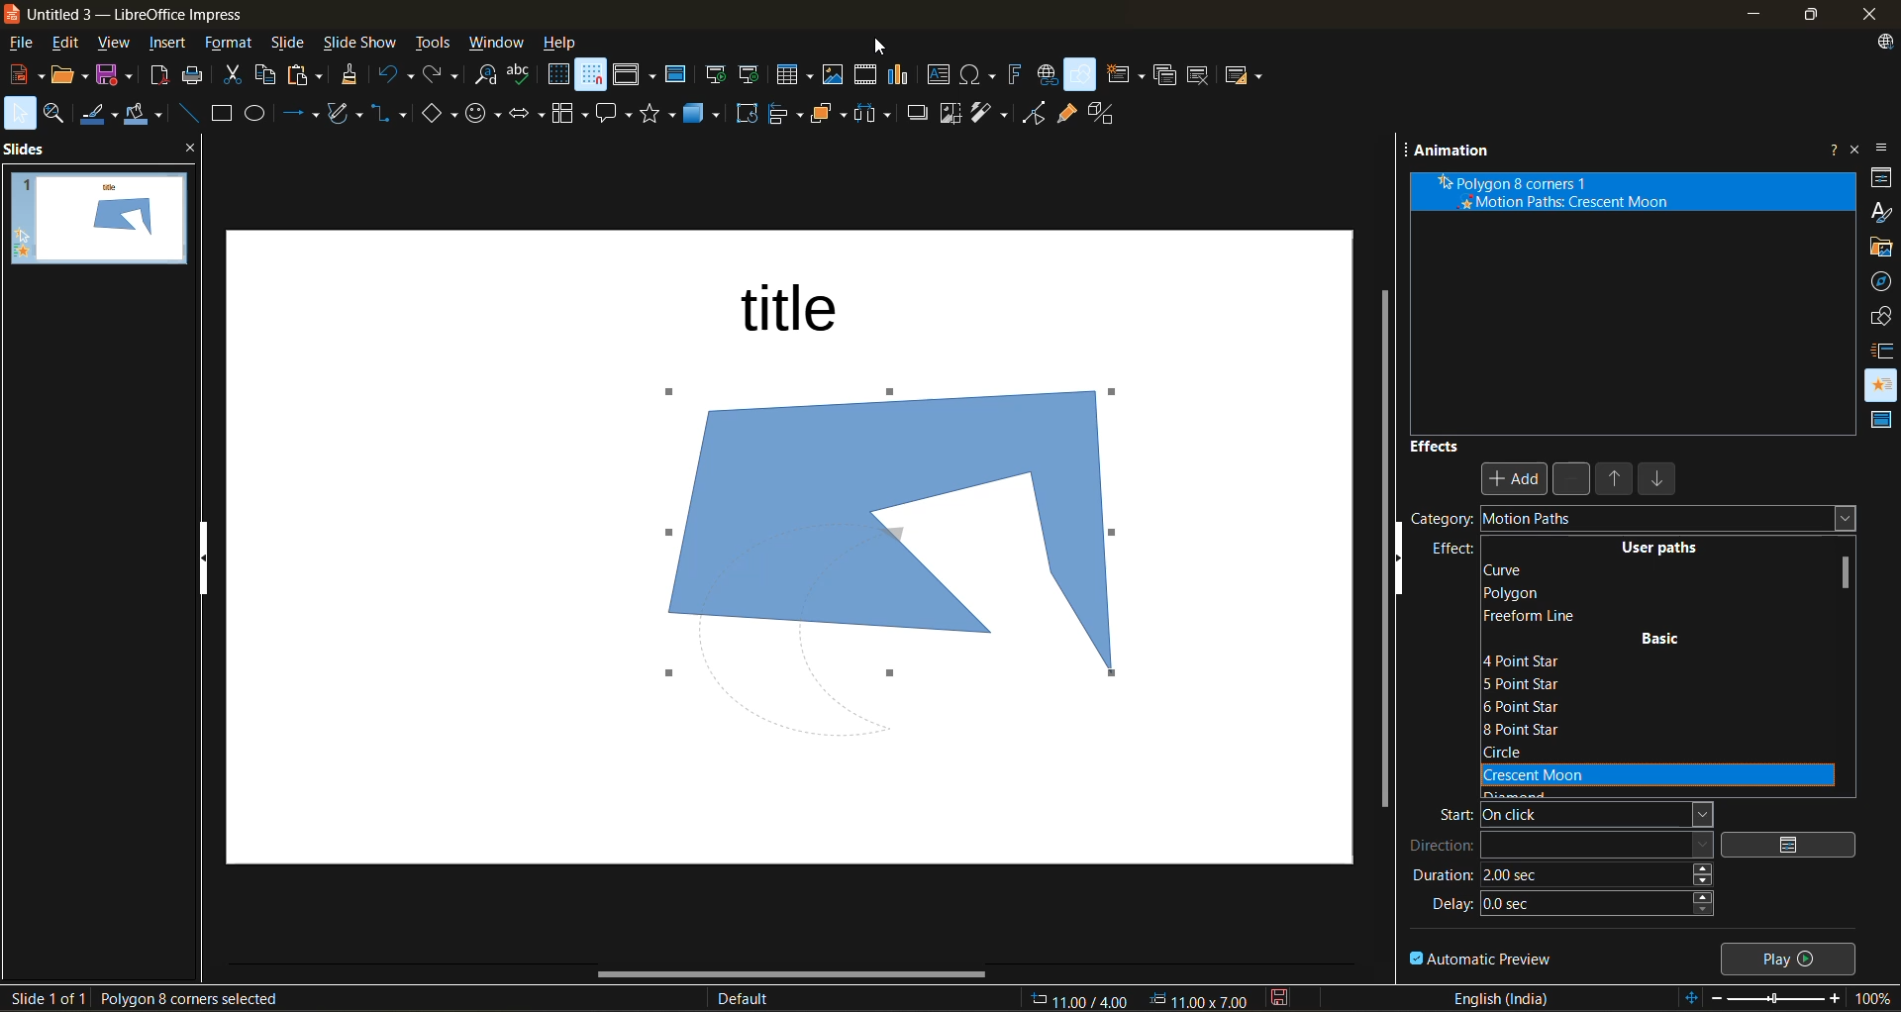  Describe the element at coordinates (557, 76) in the screenshot. I see `display grid` at that location.